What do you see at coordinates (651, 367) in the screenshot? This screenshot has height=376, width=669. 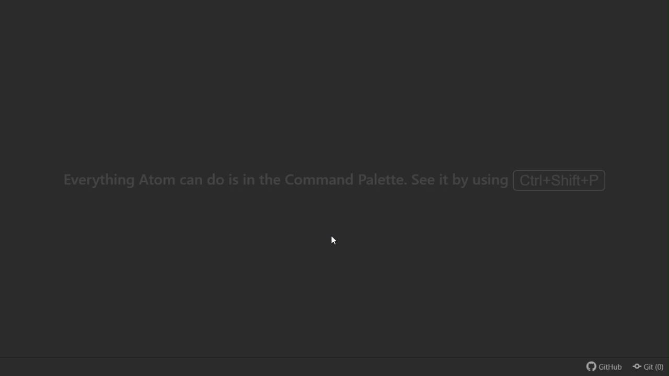 I see `git ` at bounding box center [651, 367].